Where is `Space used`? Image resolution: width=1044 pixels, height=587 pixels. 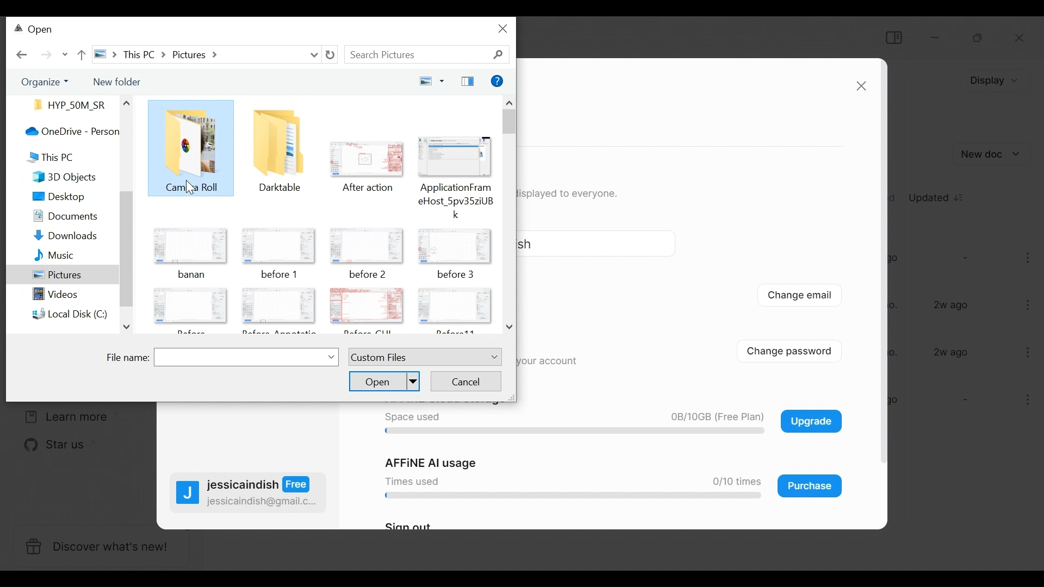 Space used is located at coordinates (411, 417).